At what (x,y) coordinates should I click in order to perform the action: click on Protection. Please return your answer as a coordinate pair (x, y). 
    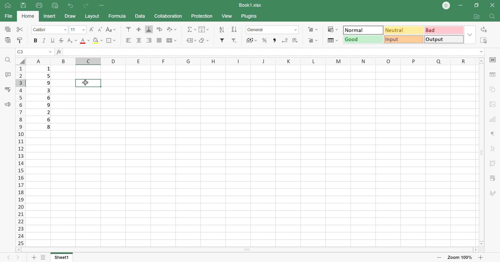
    Looking at the image, I should click on (203, 16).